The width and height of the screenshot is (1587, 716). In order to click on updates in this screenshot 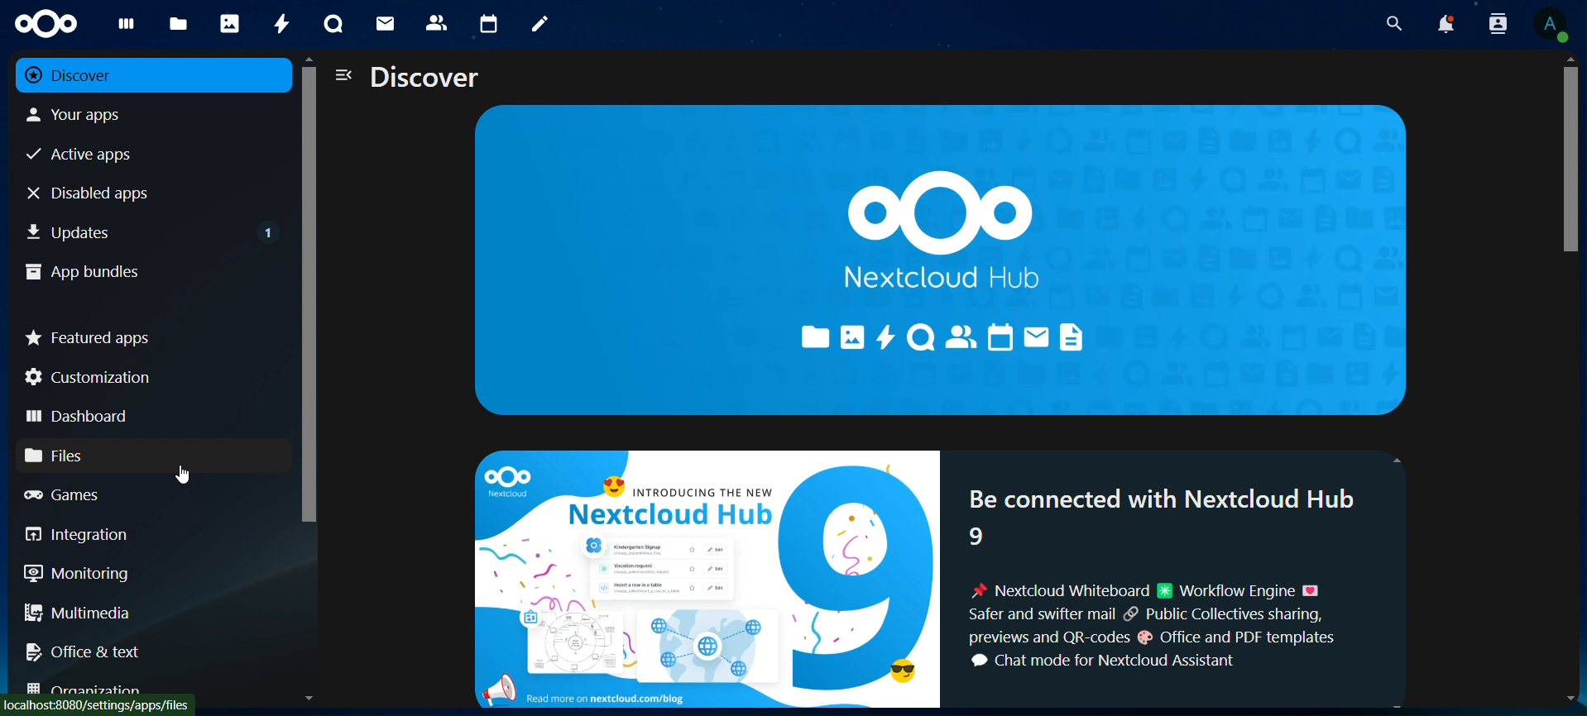, I will do `click(152, 229)`.